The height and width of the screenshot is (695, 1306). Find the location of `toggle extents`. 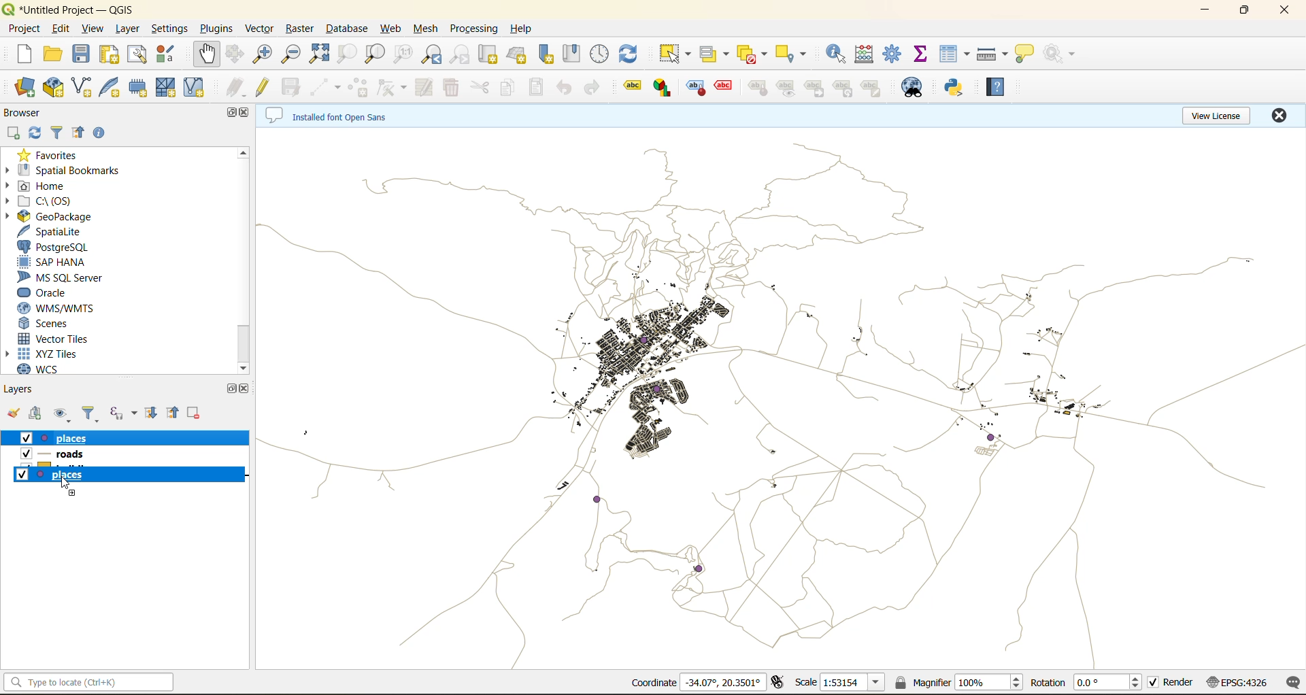

toggle extents is located at coordinates (776, 683).